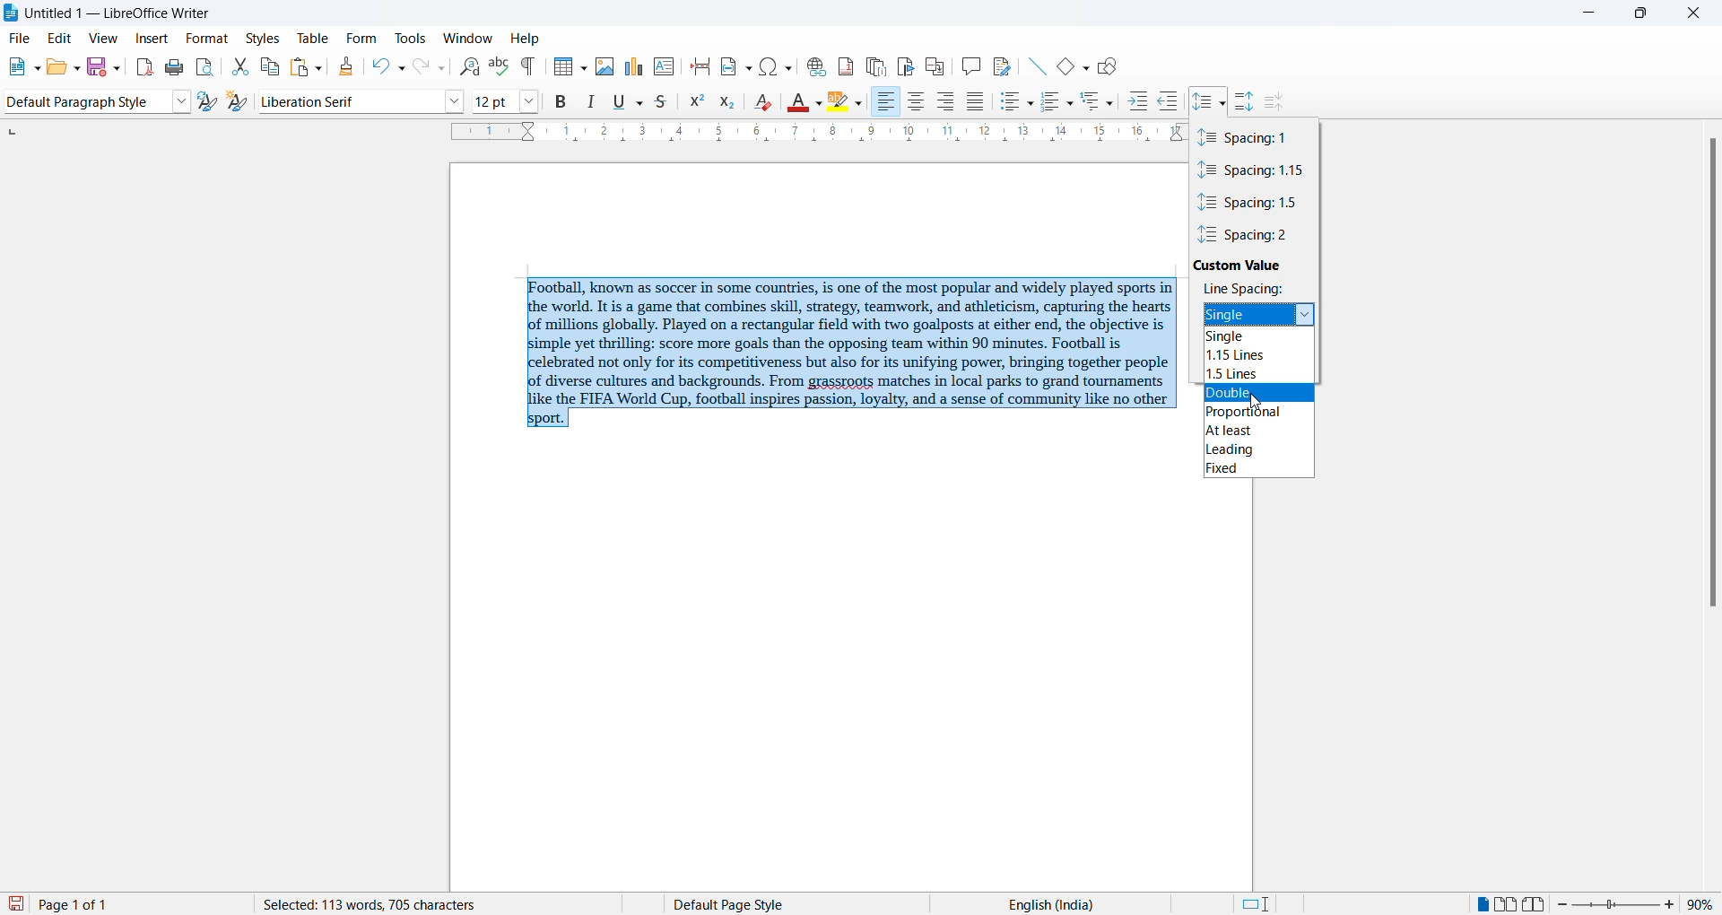 This screenshot has height=915, width=1722. What do you see at coordinates (1247, 262) in the screenshot?
I see `custom value` at bounding box center [1247, 262].